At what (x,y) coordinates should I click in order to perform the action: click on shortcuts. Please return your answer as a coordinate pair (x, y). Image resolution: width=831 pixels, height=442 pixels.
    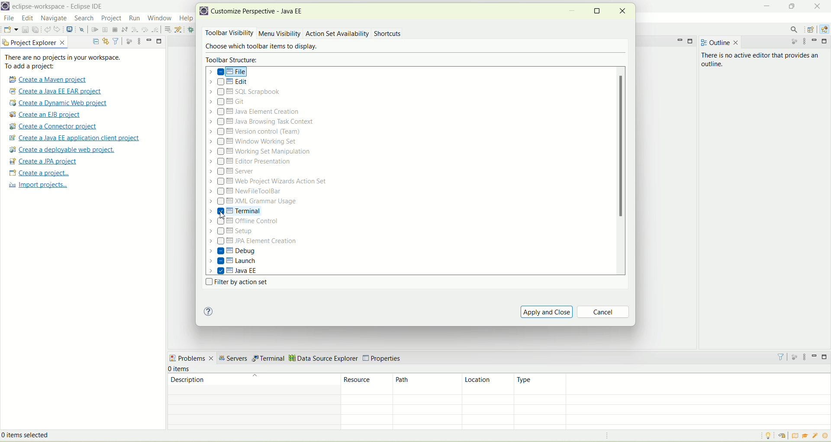
    Looking at the image, I should click on (388, 34).